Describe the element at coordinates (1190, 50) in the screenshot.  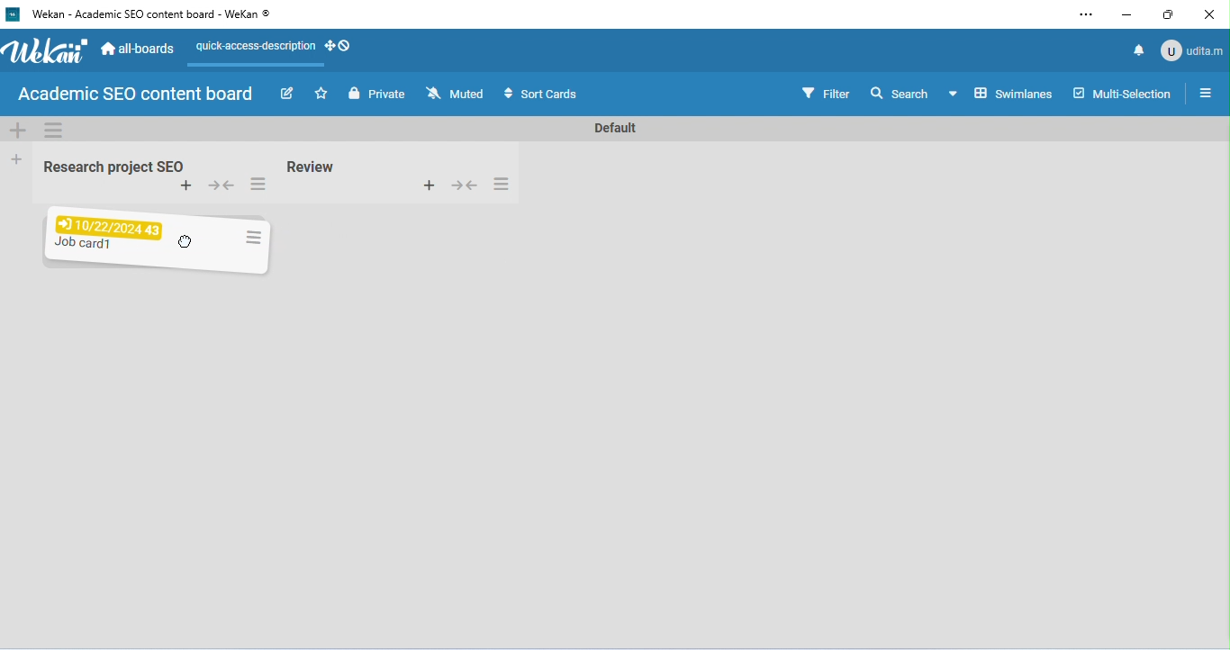
I see `admin` at that location.